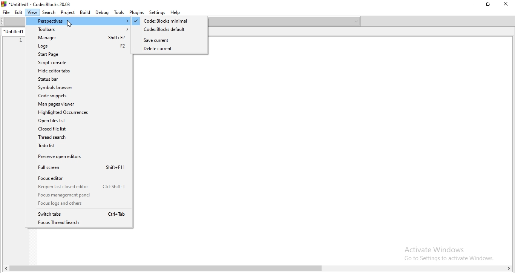 This screenshot has height=273, width=515. I want to click on Focus Thread Search, so click(80, 224).